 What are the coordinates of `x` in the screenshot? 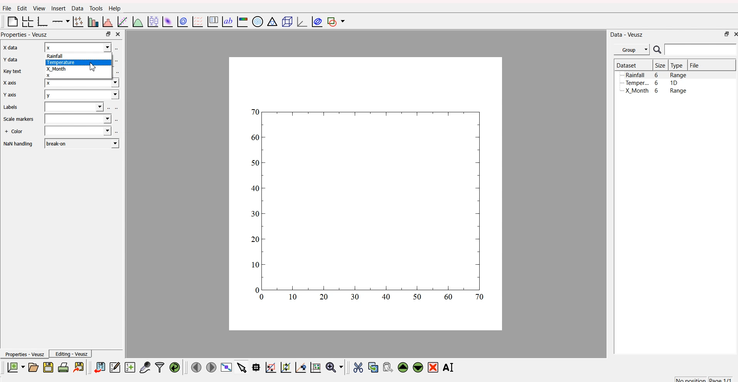 It's located at (82, 85).